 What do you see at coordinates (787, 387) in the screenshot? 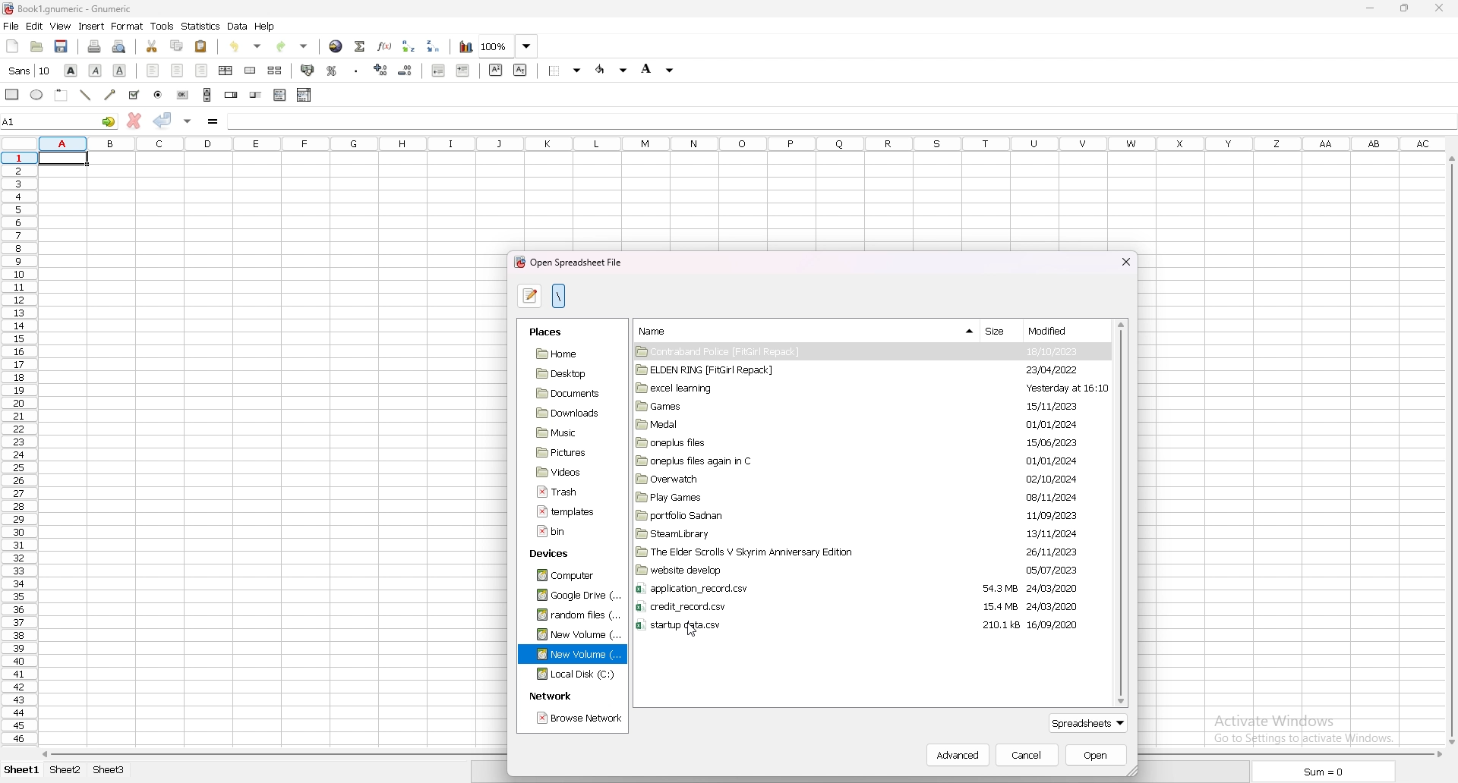
I see `folder` at bounding box center [787, 387].